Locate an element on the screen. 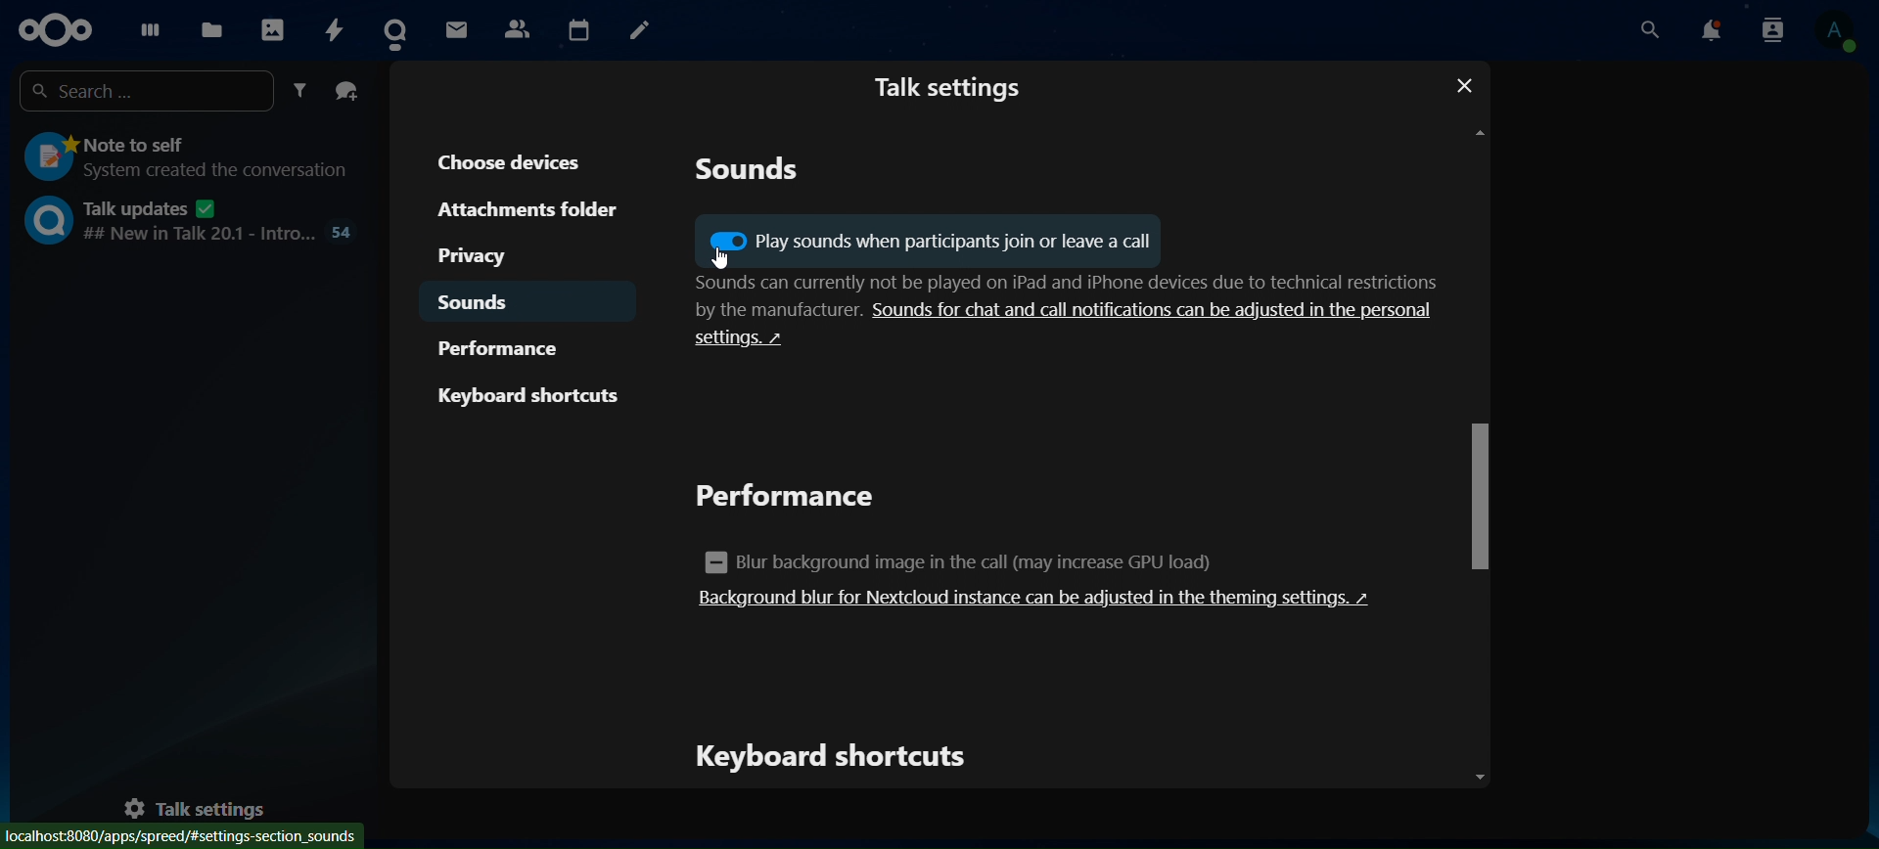 The image size is (1879, 849). Scrollbar is located at coordinates (1478, 449).